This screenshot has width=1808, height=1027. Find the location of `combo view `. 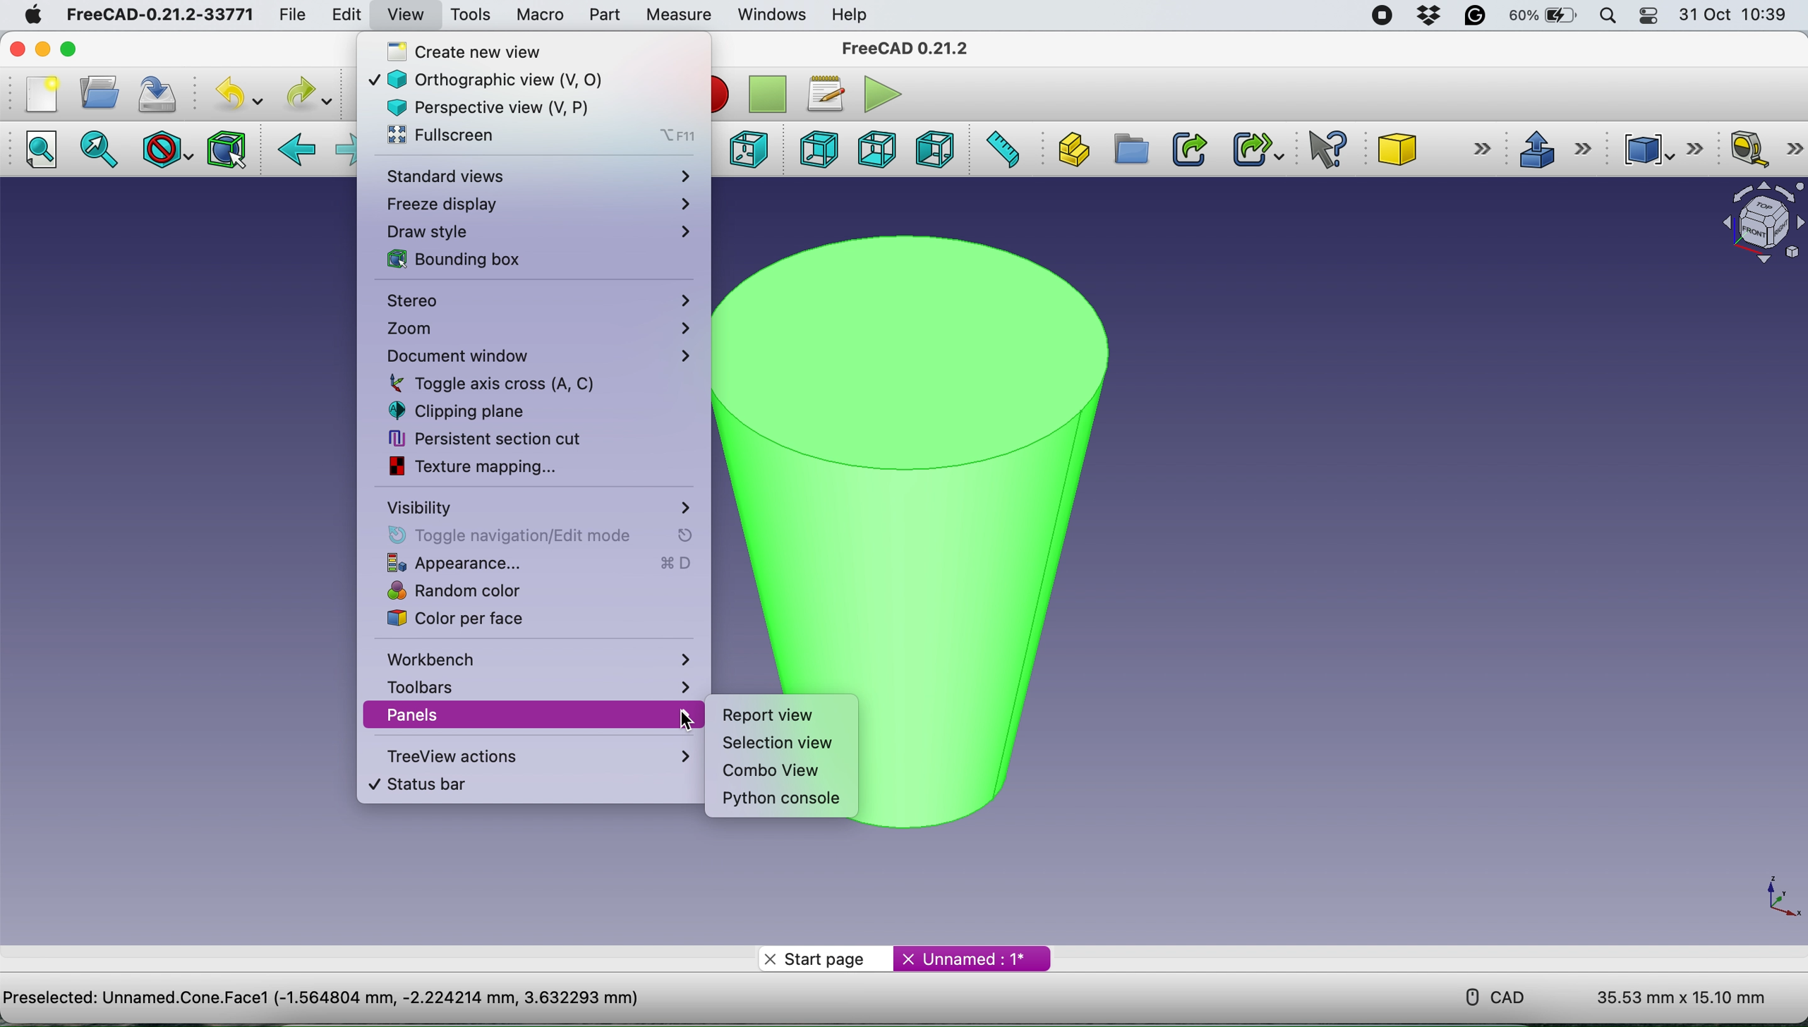

combo view  is located at coordinates (767, 772).